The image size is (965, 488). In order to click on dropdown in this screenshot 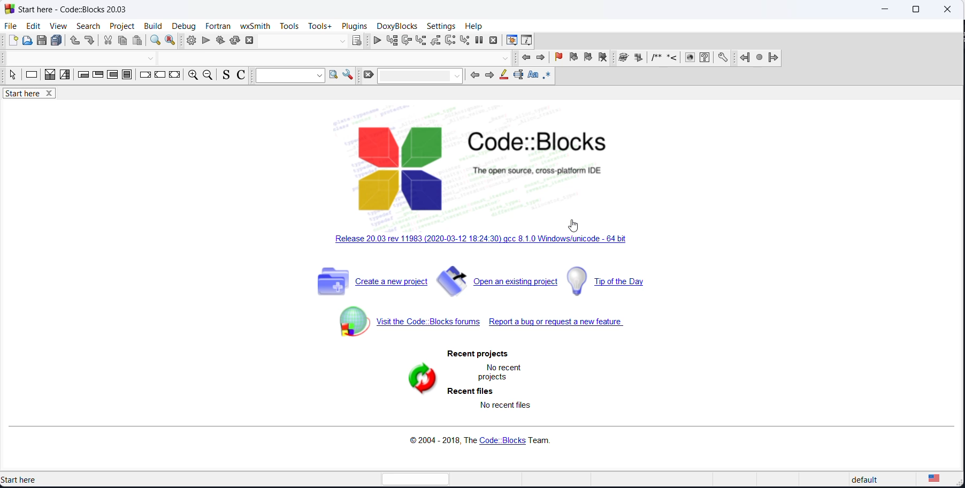, I will do `click(505, 58)`.